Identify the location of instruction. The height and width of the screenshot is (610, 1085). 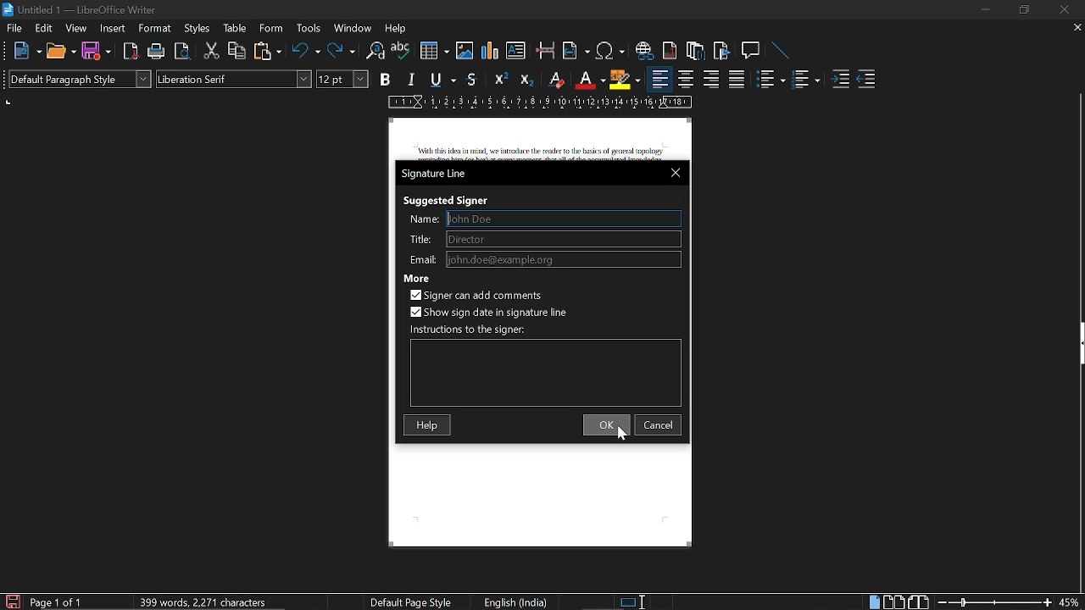
(546, 374).